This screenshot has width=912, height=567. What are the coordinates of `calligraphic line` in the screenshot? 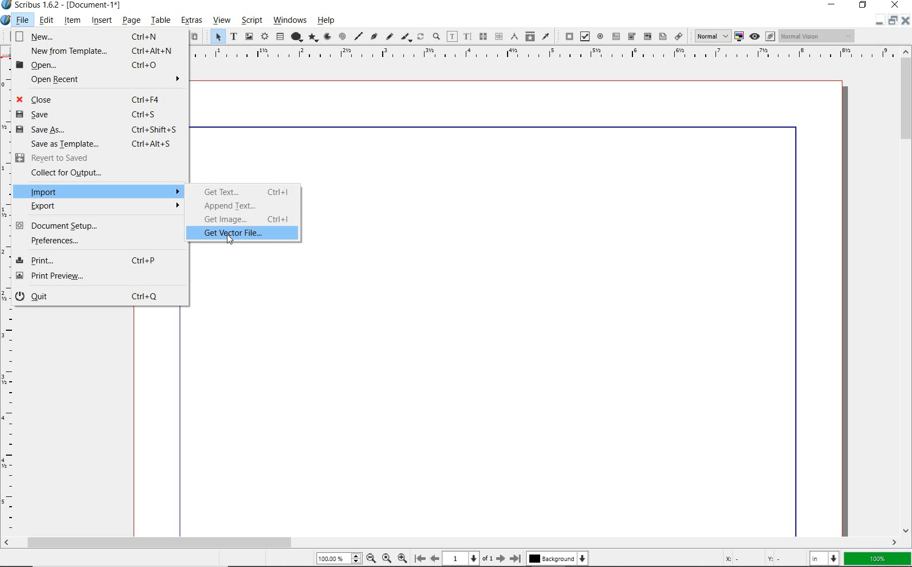 It's located at (407, 37).